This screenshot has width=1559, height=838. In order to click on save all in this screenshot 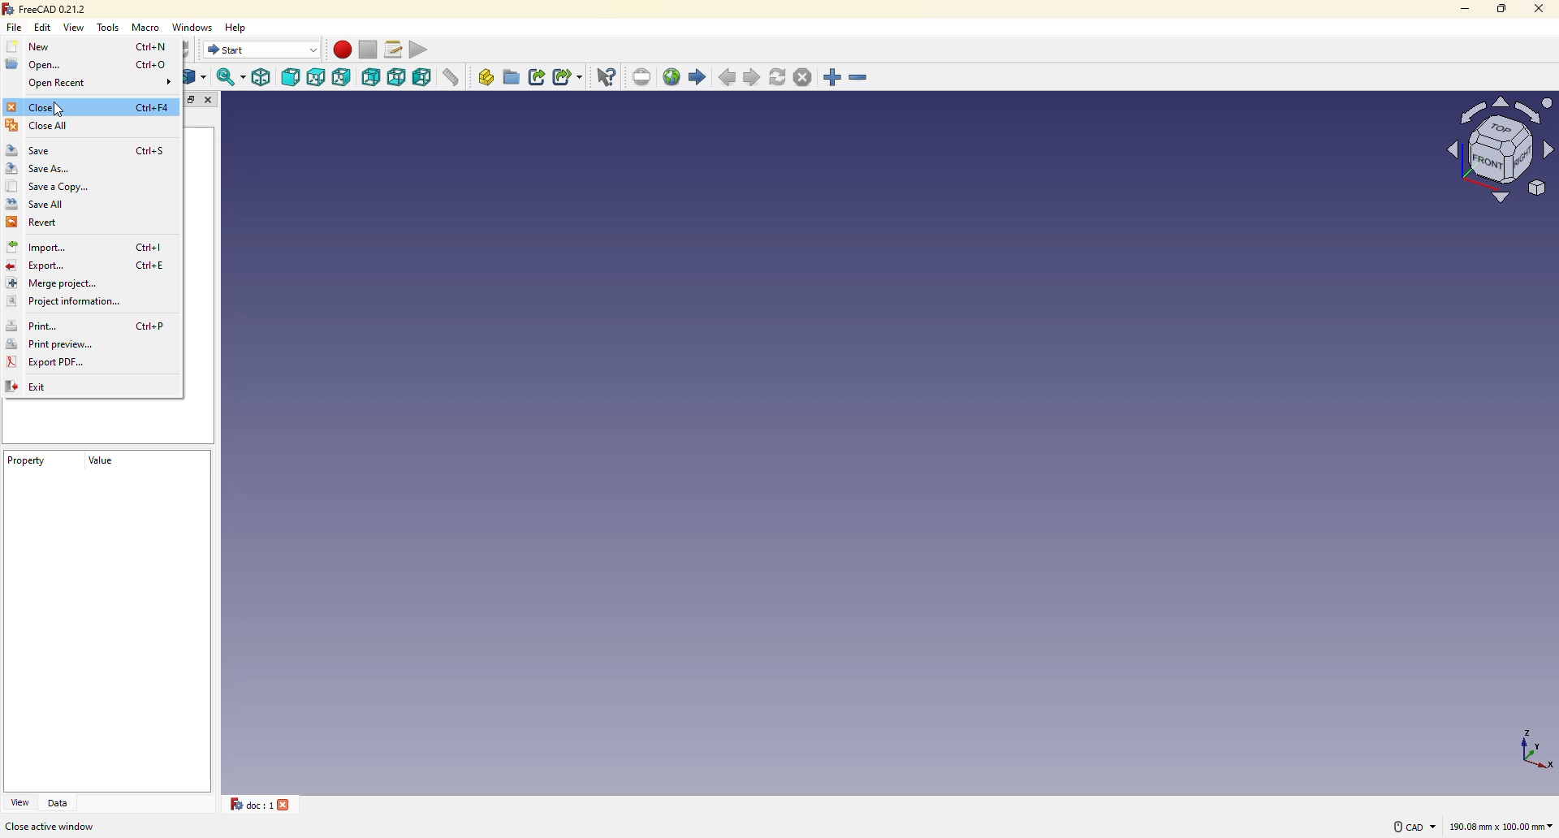, I will do `click(36, 204)`.